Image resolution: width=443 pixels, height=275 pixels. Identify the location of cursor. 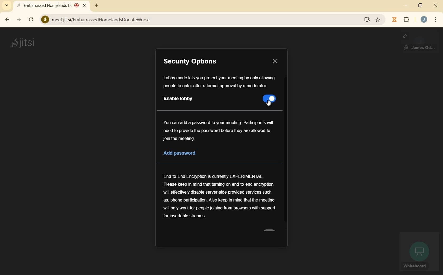
(270, 103).